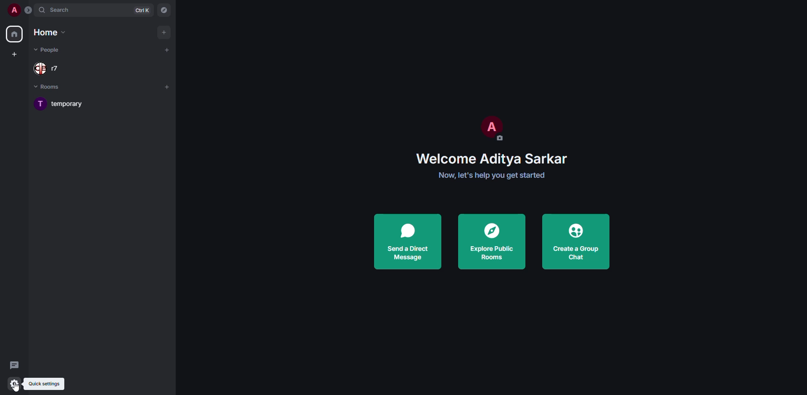  What do you see at coordinates (28, 10) in the screenshot?
I see `expand` at bounding box center [28, 10].